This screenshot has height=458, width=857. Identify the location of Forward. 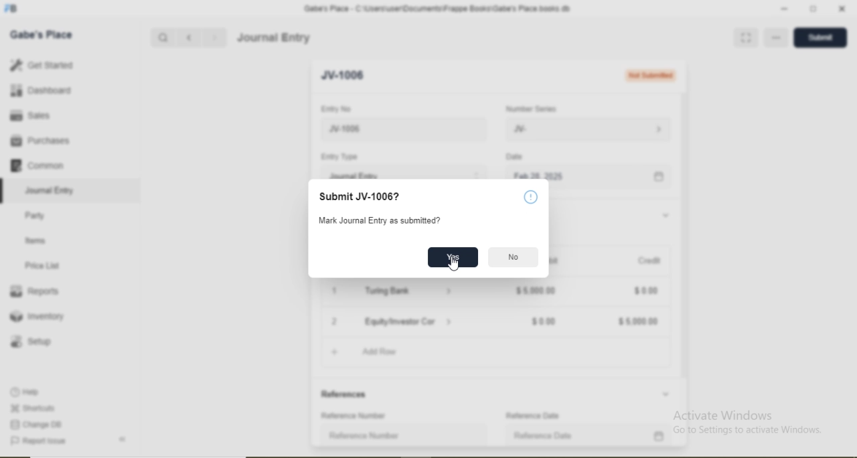
(215, 37).